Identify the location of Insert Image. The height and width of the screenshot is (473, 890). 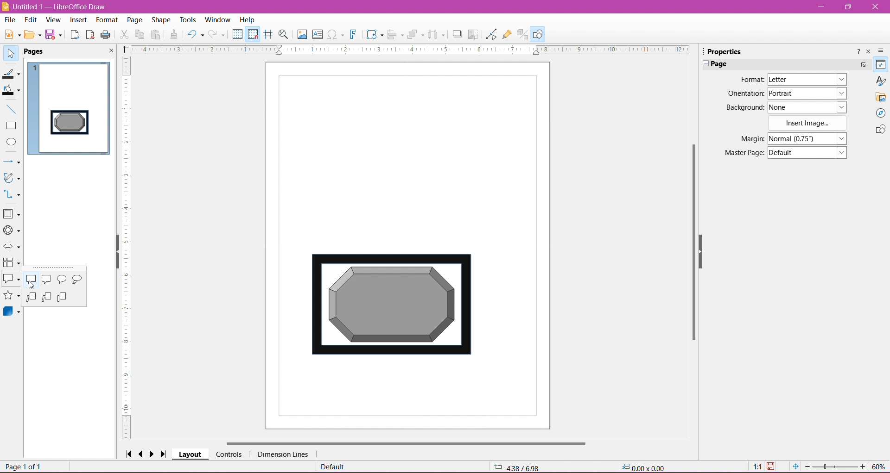
(808, 123).